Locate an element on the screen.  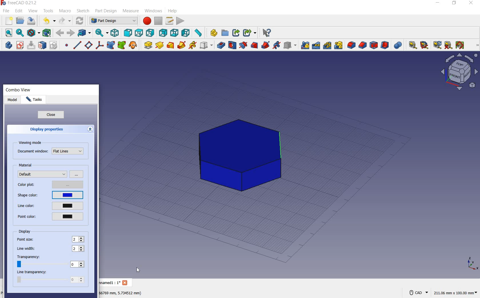
line width is located at coordinates (27, 249).